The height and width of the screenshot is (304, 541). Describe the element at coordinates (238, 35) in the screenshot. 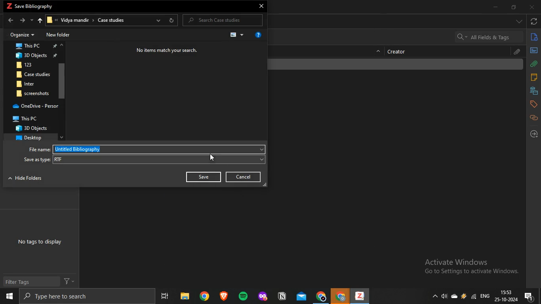

I see `change view` at that location.